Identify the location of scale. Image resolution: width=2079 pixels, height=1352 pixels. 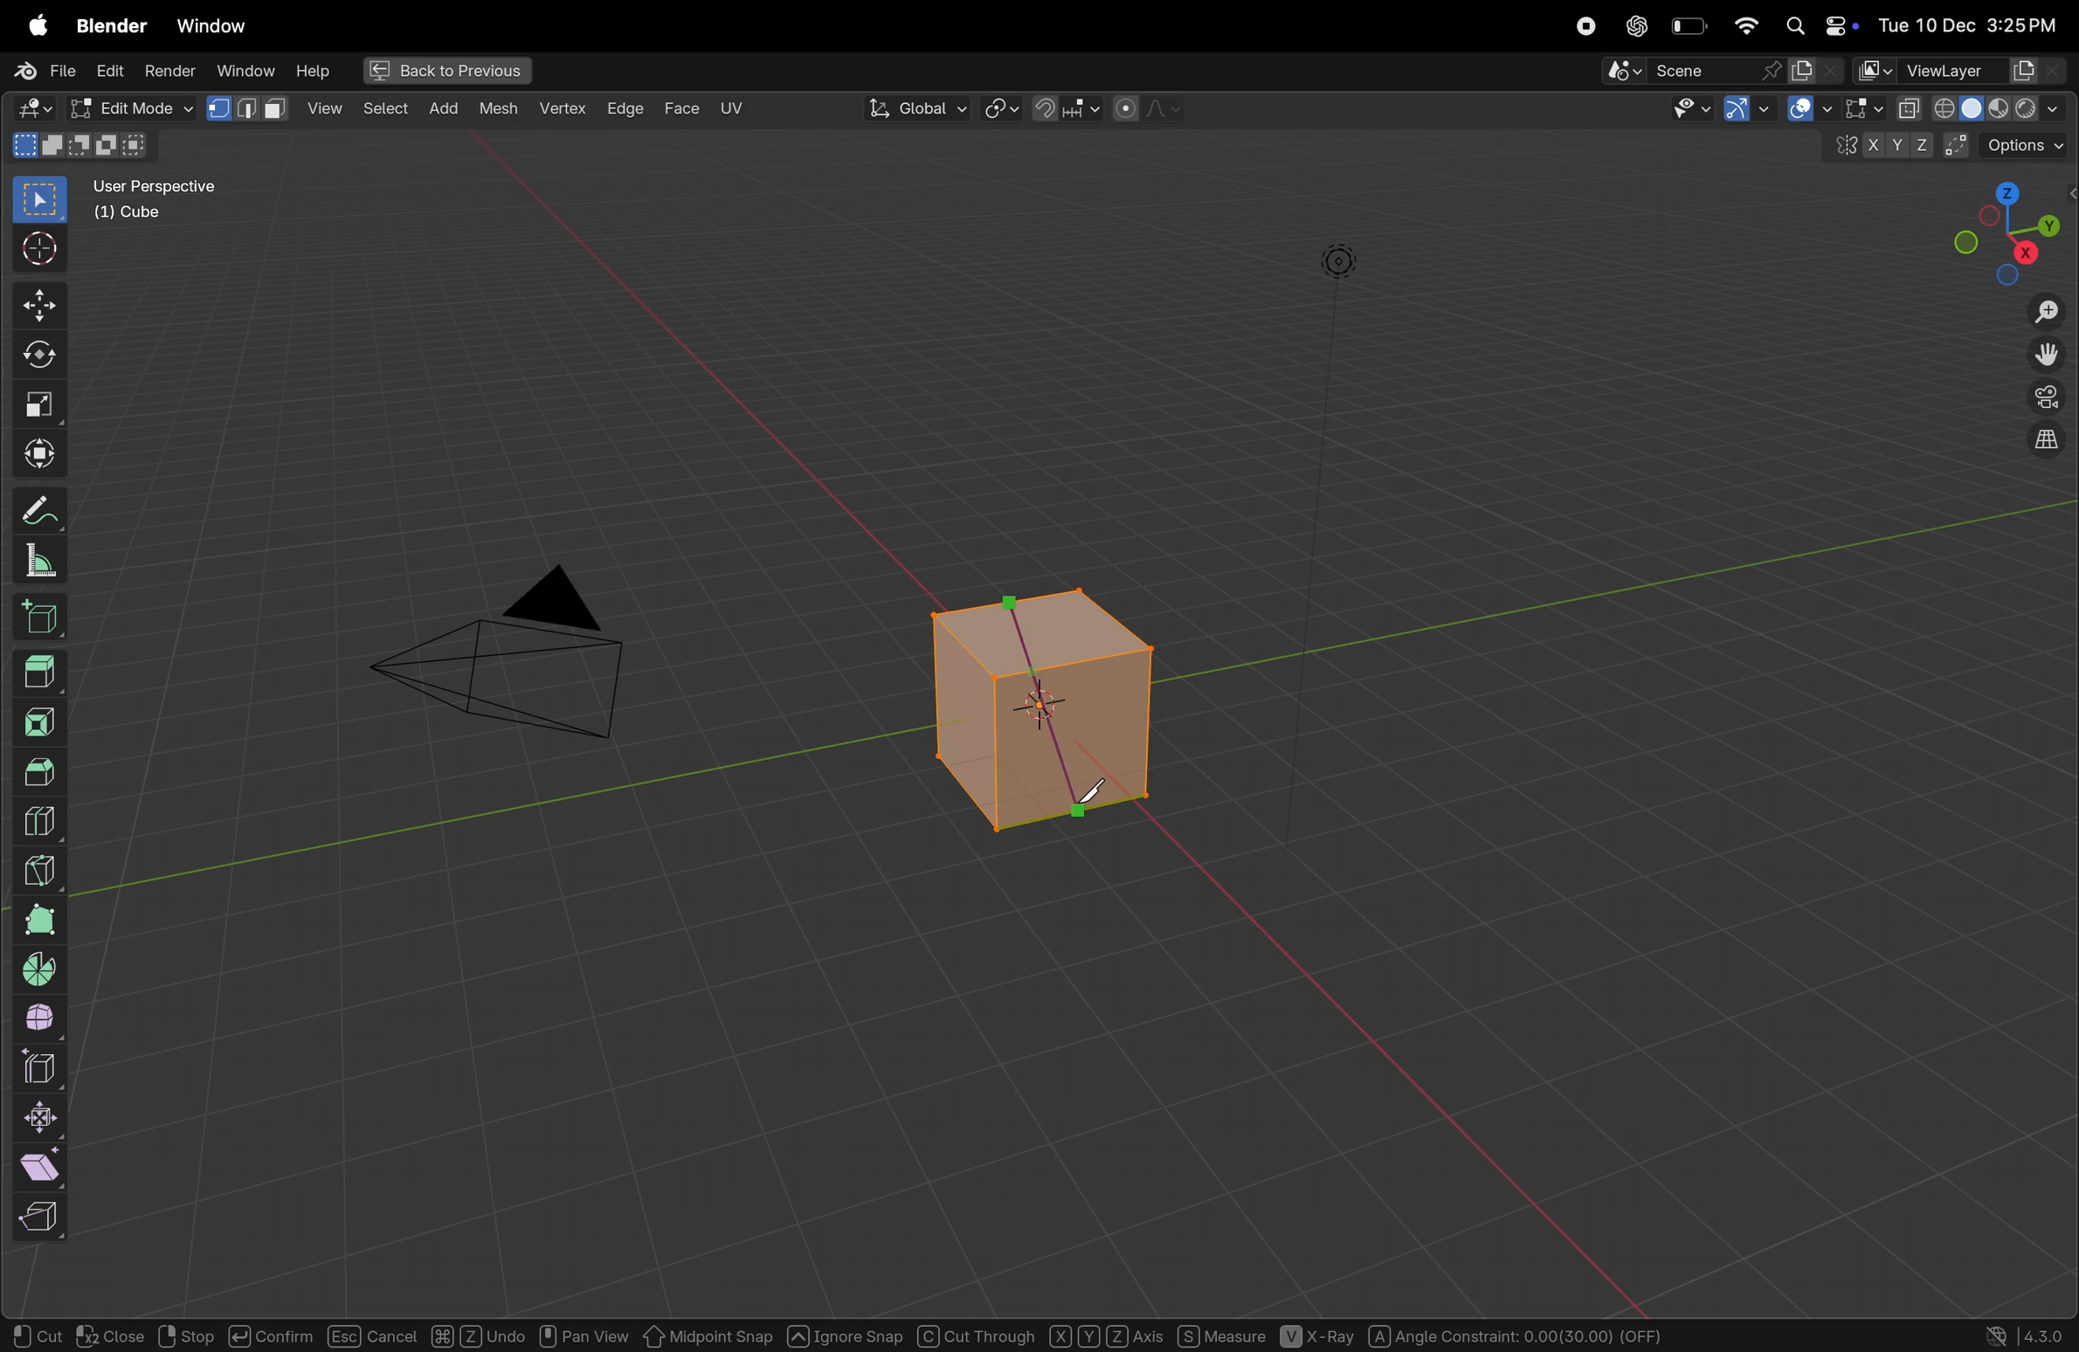
(34, 407).